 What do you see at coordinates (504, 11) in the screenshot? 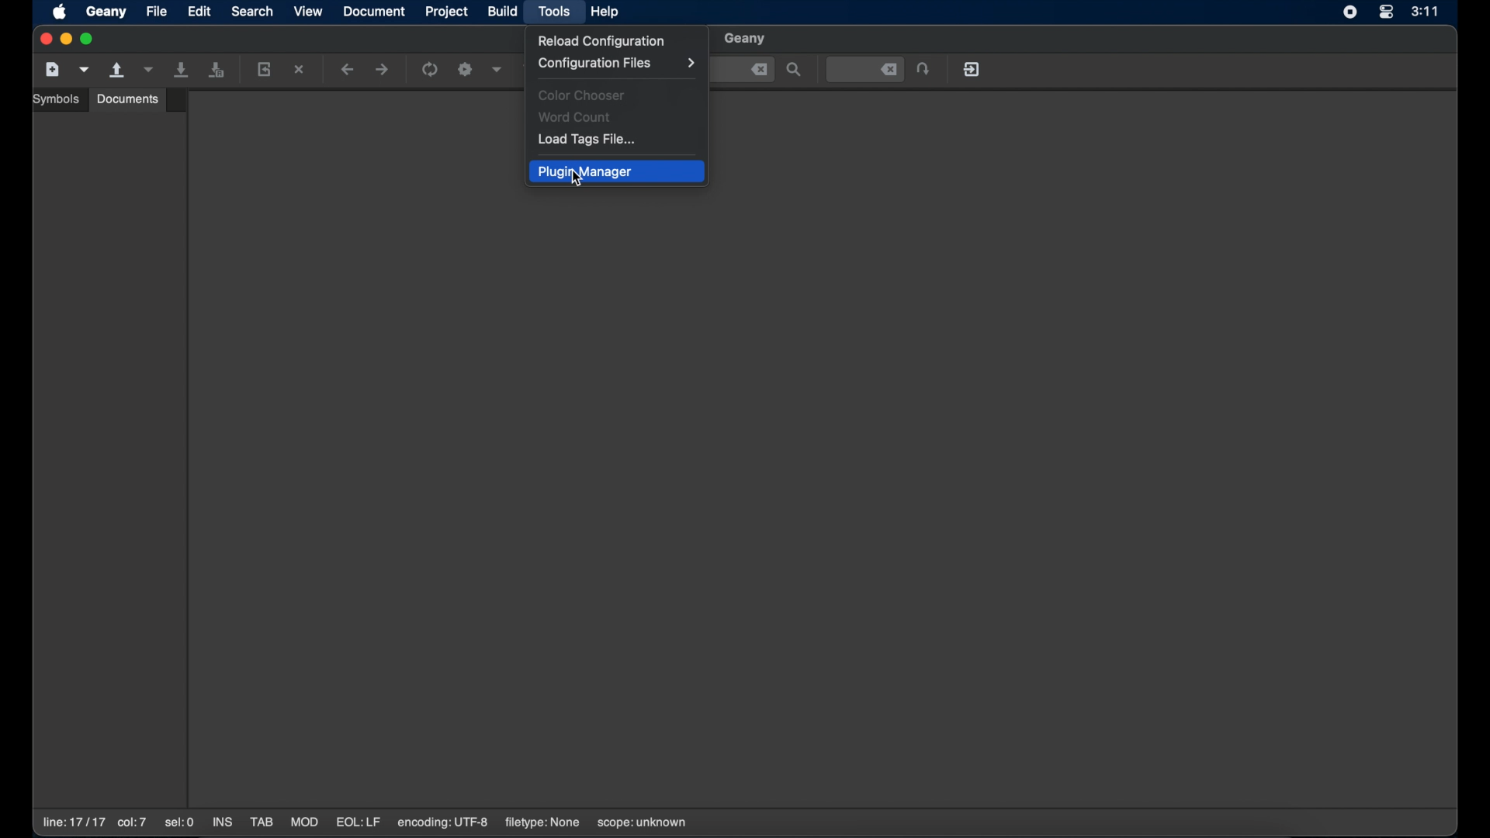
I see `build` at bounding box center [504, 11].